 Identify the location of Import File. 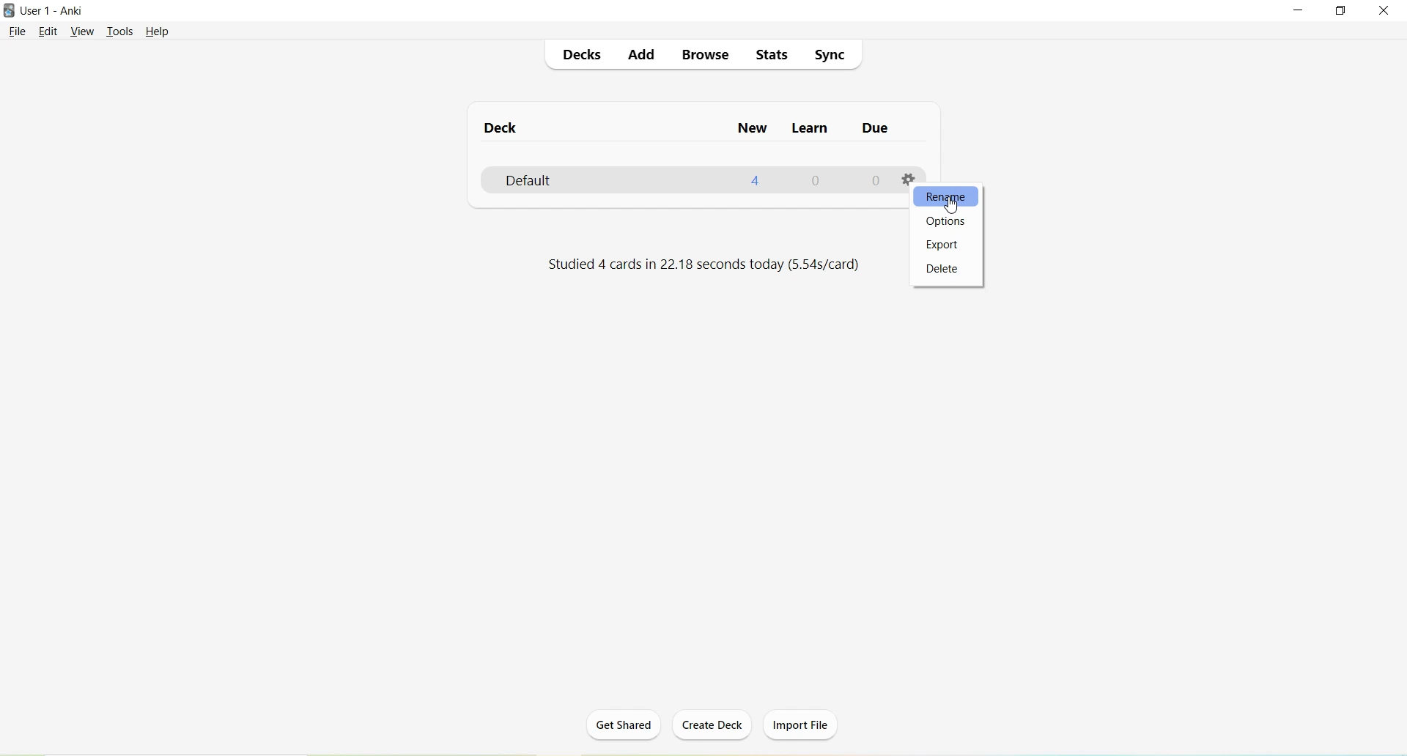
(802, 724).